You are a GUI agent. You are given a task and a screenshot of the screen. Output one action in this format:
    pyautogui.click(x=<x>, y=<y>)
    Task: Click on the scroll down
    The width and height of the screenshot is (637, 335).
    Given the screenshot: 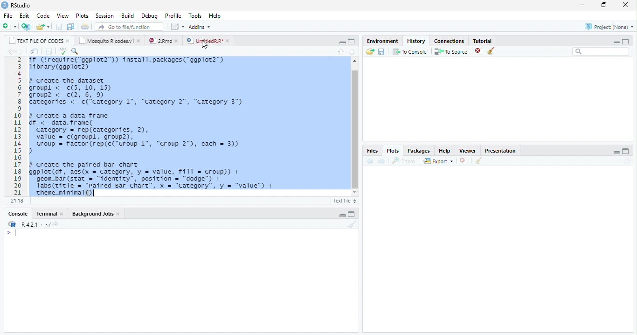 What is the action you would take?
    pyautogui.click(x=355, y=193)
    